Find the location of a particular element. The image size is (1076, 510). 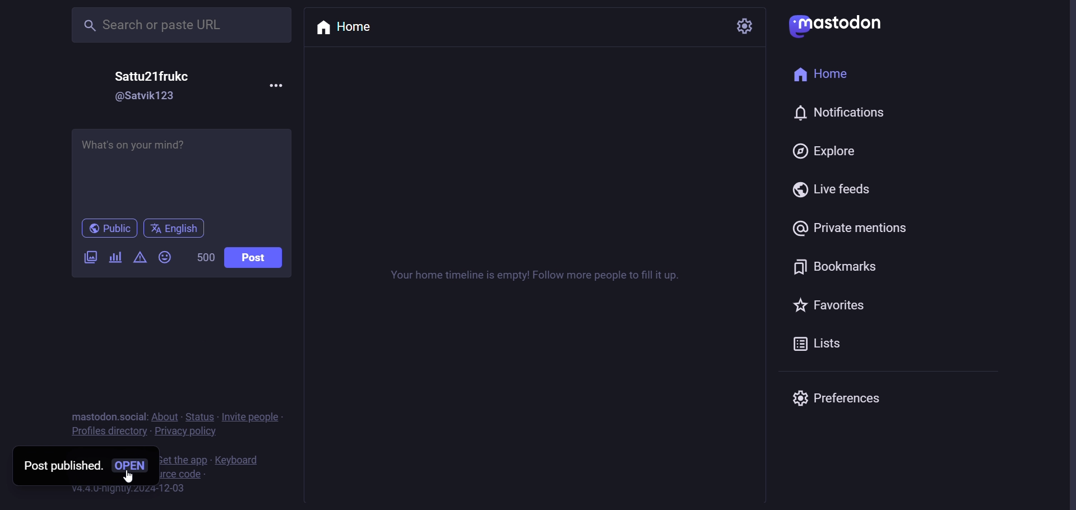

home is located at coordinates (822, 74).